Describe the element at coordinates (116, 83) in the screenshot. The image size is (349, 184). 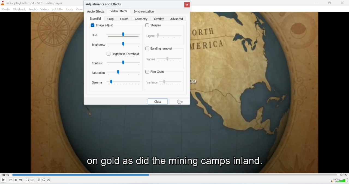
I see `Gamma` at that location.